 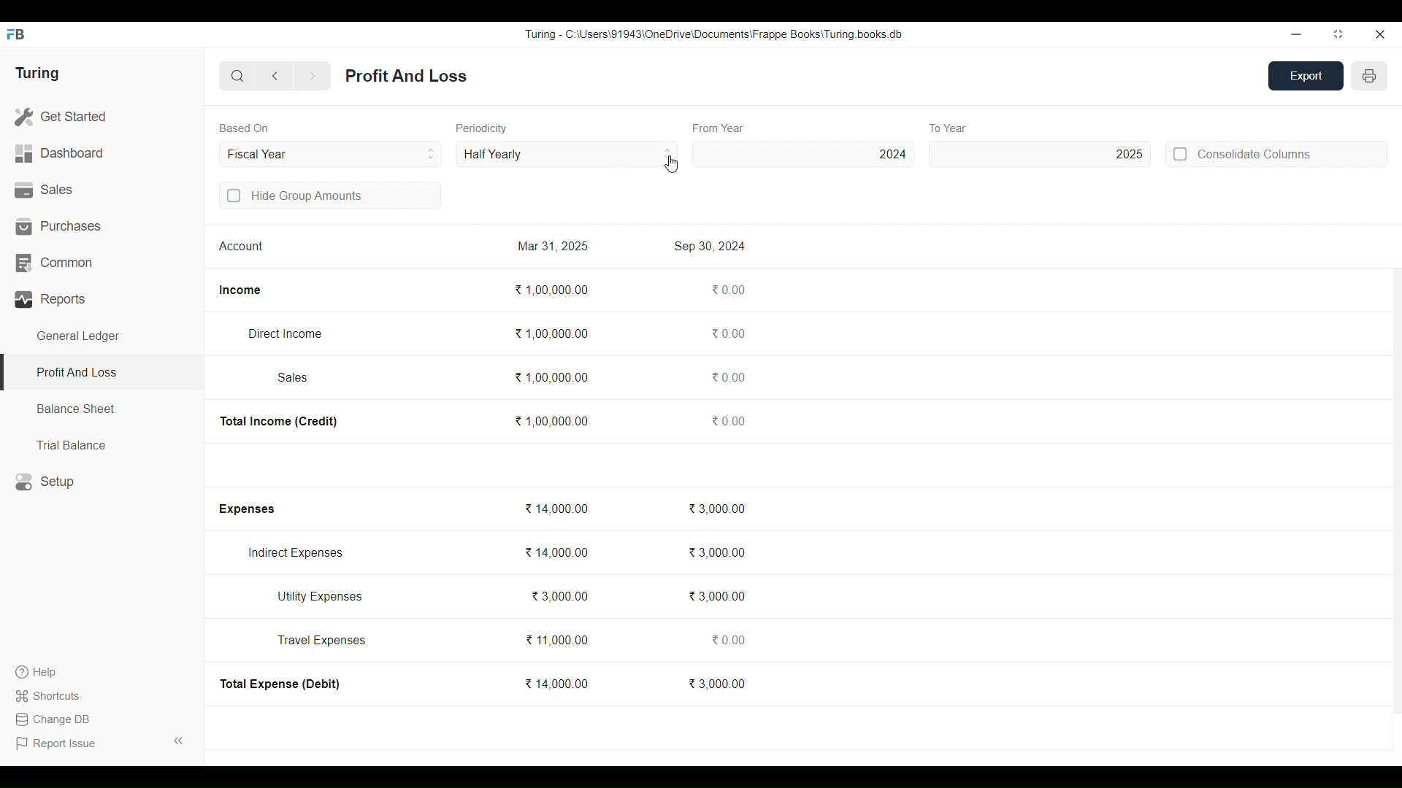 I want to click on Common, so click(x=101, y=263).